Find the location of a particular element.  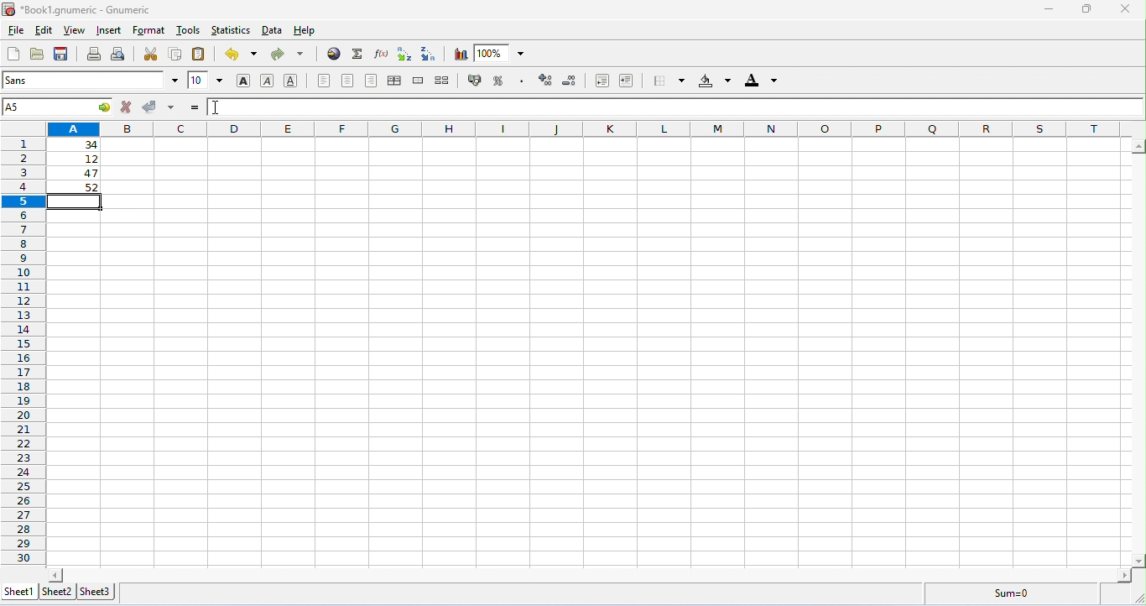

print preview is located at coordinates (119, 54).